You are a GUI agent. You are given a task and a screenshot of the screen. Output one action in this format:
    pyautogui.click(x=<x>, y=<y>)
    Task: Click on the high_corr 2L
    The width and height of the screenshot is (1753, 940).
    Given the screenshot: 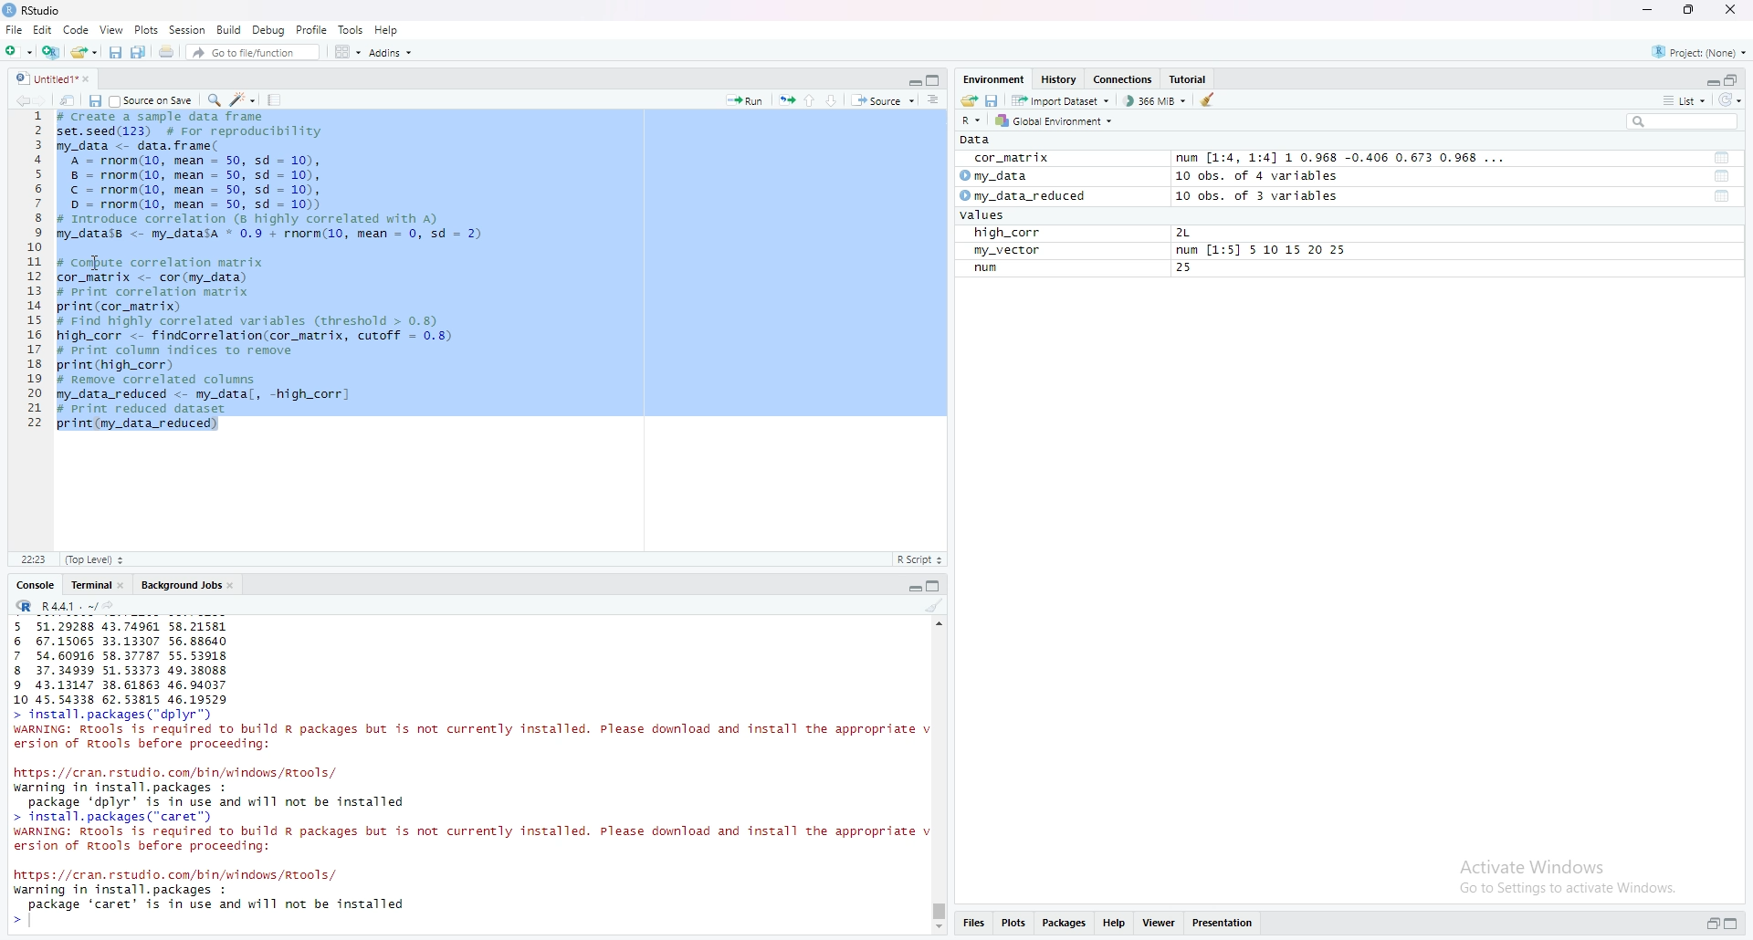 What is the action you would take?
    pyautogui.click(x=1093, y=234)
    